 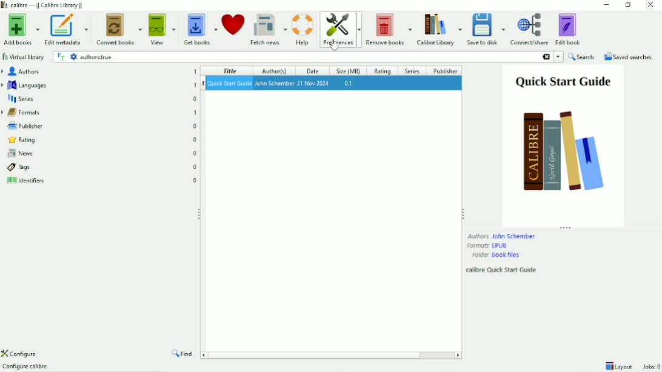 I want to click on Folder, so click(x=479, y=256).